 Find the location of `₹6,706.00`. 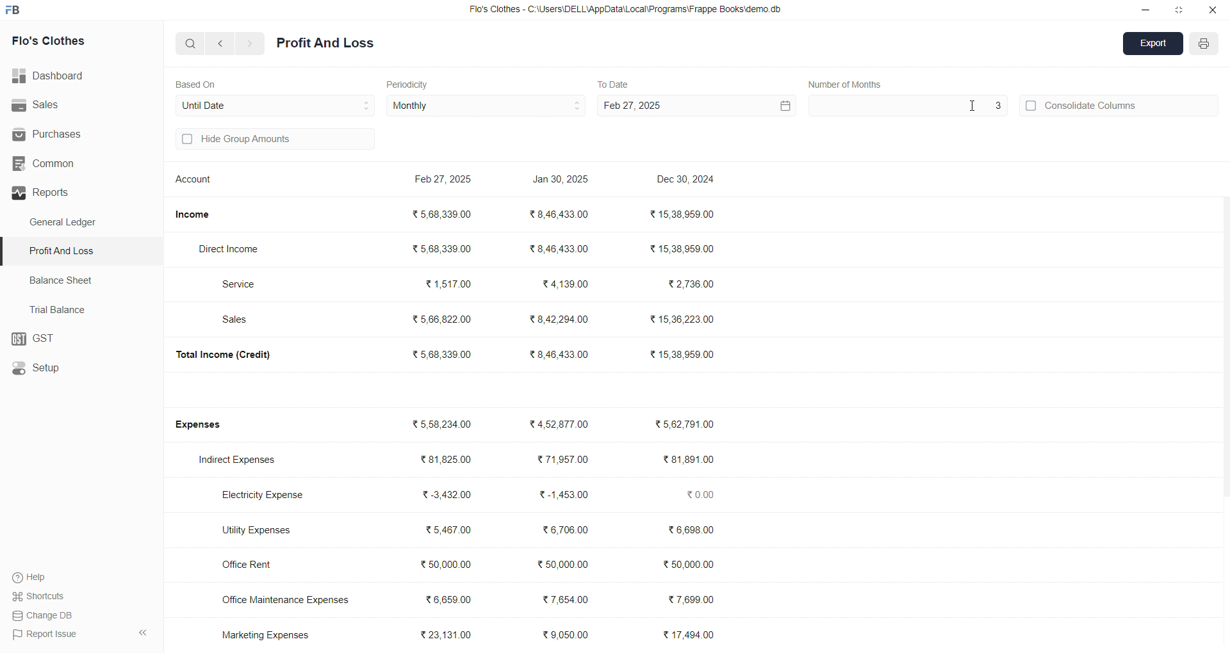

₹6,706.00 is located at coordinates (566, 531).